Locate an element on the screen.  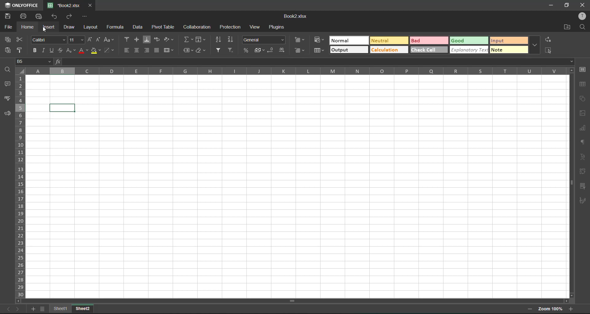
paragraph is located at coordinates (584, 144).